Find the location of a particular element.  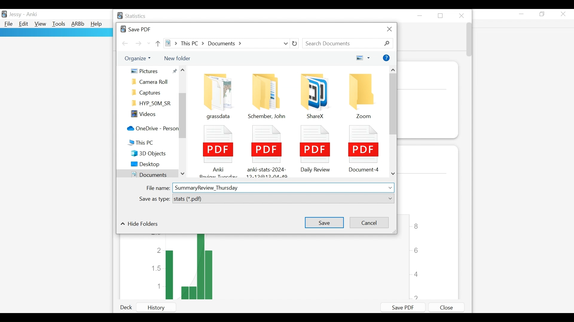

scroll up is located at coordinates (184, 71).